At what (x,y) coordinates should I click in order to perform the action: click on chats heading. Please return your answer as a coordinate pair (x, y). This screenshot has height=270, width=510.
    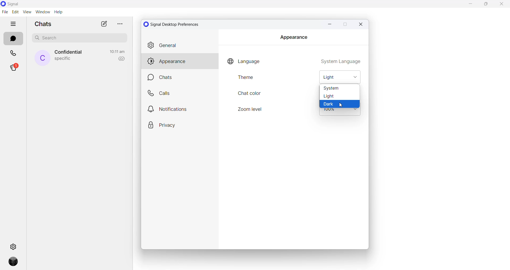
    Looking at the image, I should click on (45, 24).